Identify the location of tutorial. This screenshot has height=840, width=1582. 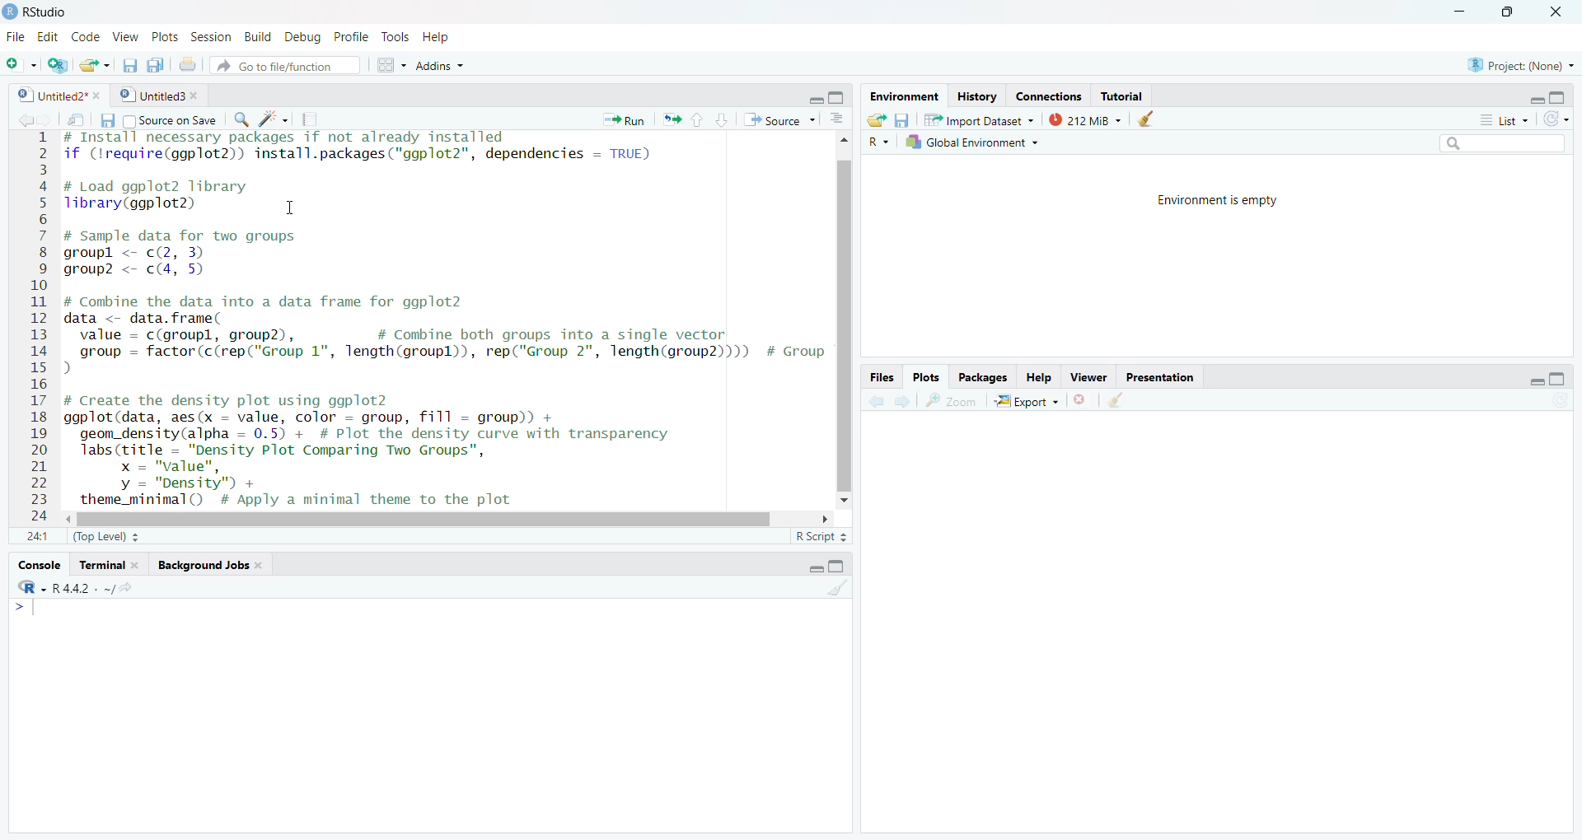
(1124, 94).